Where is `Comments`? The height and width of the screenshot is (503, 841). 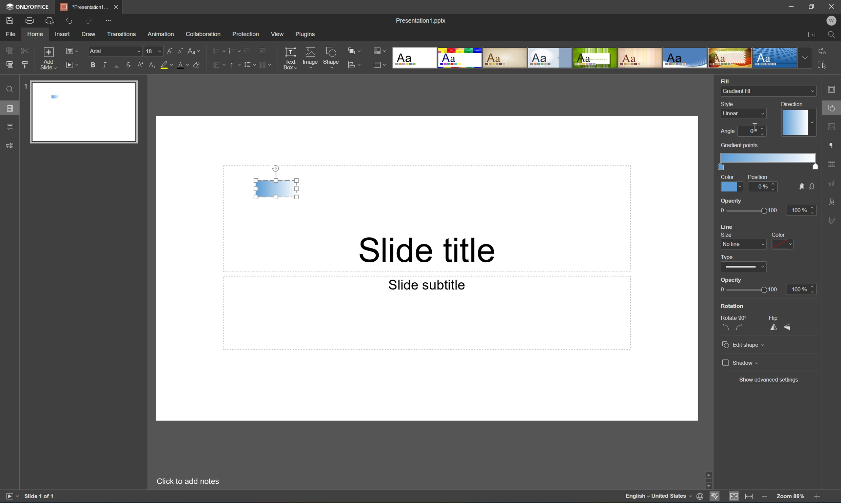
Comments is located at coordinates (9, 127).